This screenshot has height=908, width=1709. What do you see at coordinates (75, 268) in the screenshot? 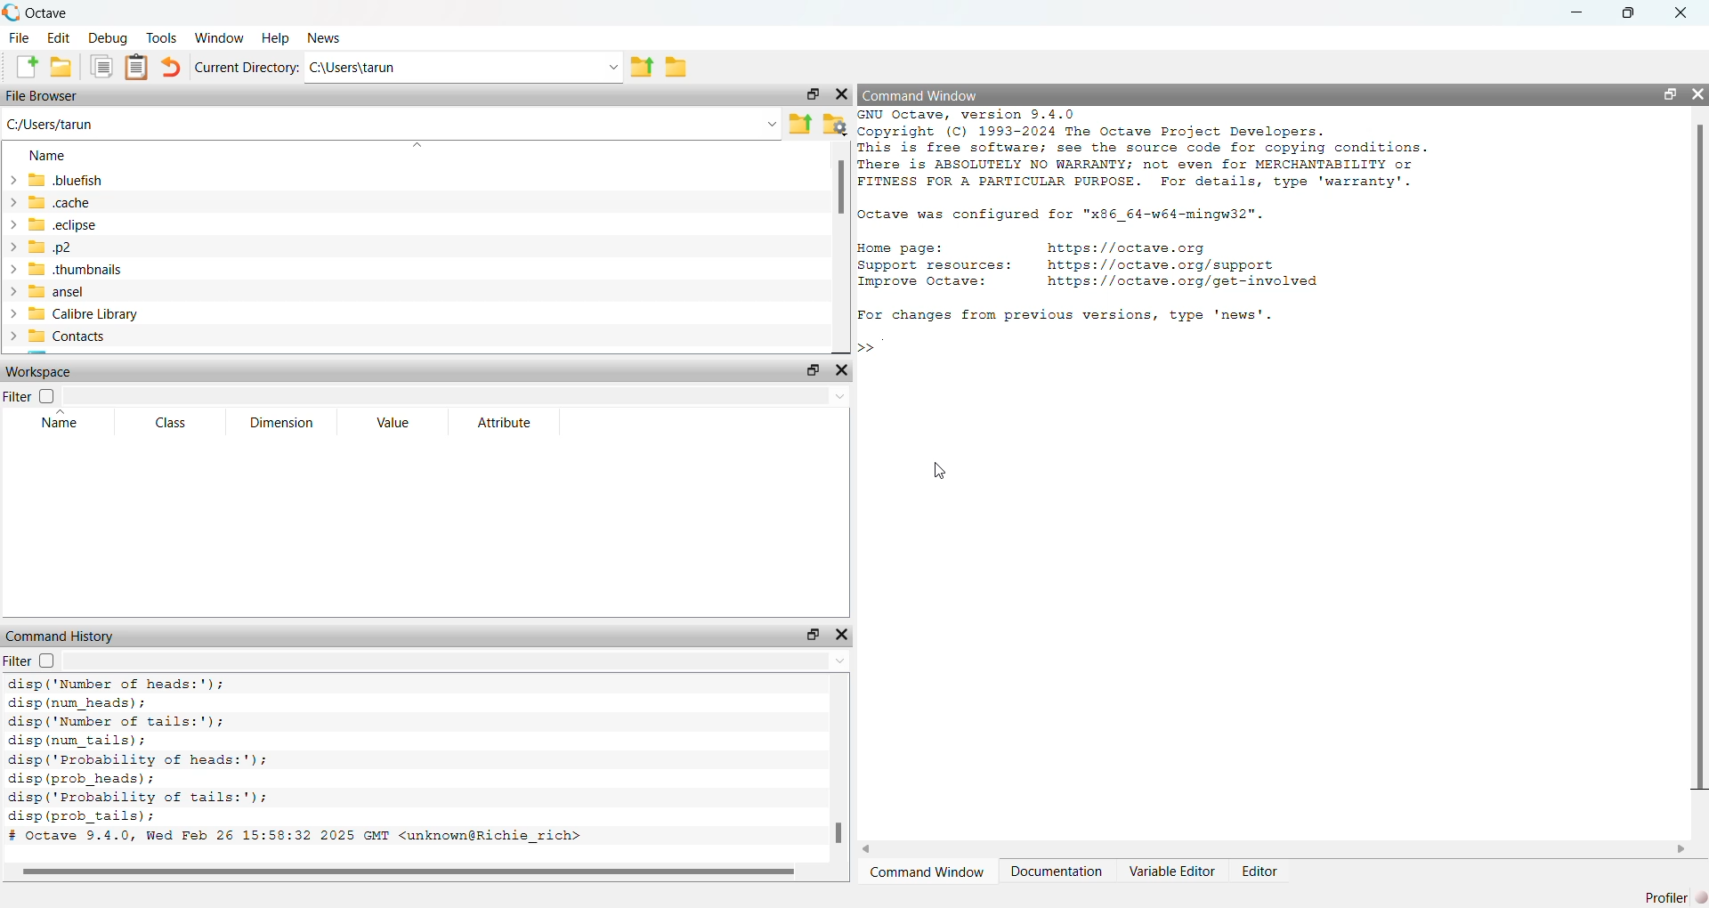
I see `.thumbnails` at bounding box center [75, 268].